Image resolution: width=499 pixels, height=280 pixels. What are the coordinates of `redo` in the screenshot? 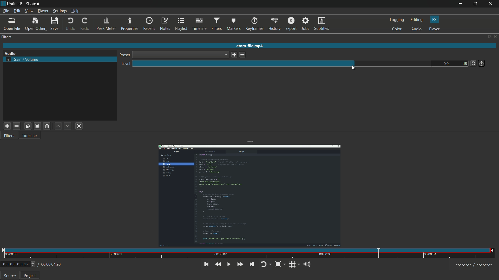 It's located at (85, 24).